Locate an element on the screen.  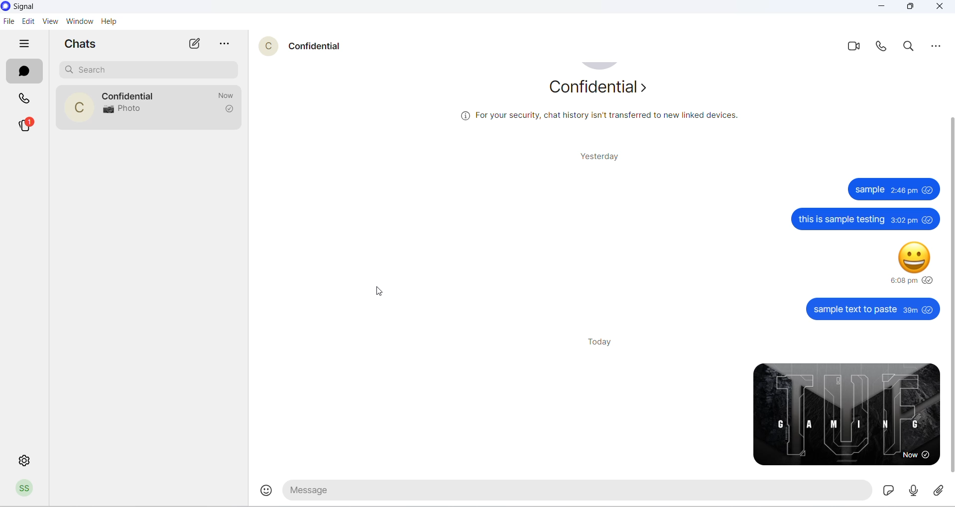
yesterday heading is located at coordinates (598, 157).